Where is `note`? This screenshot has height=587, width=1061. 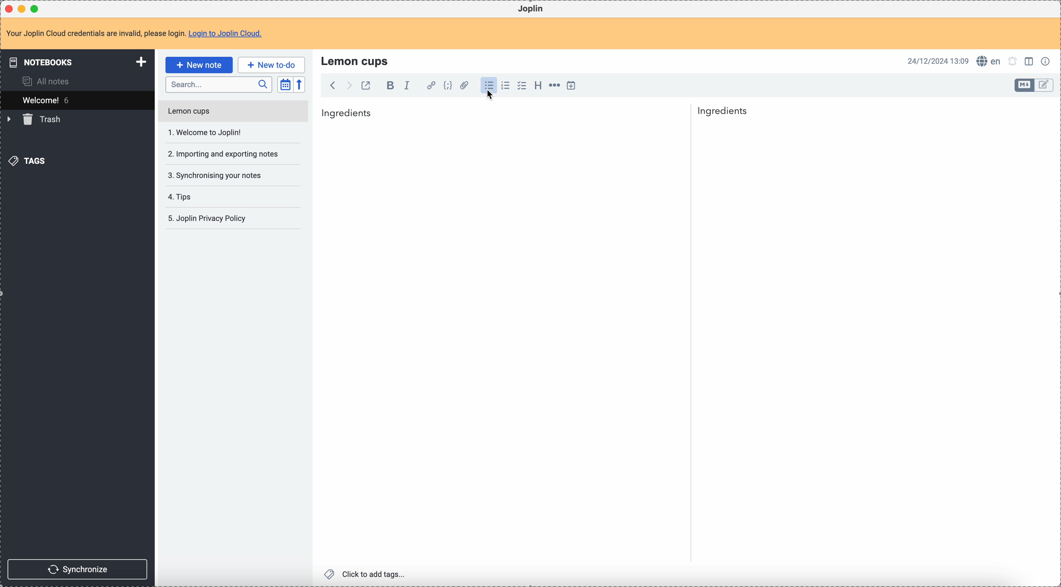 note is located at coordinates (139, 34).